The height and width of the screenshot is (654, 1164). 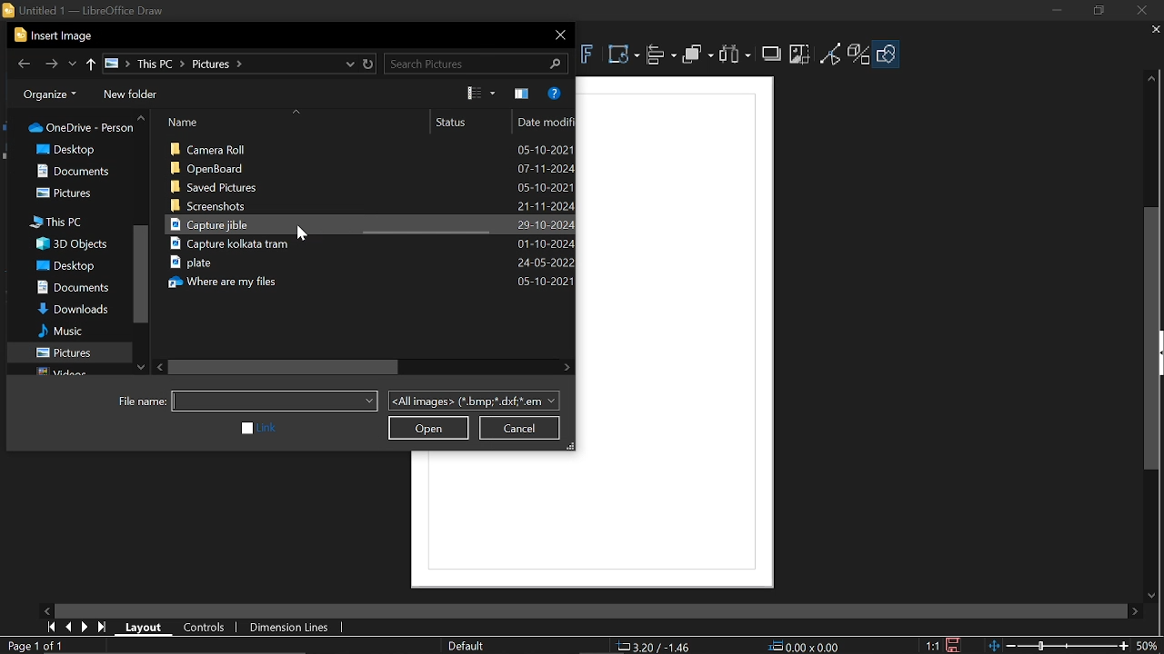 I want to click on Size, so click(x=806, y=647).